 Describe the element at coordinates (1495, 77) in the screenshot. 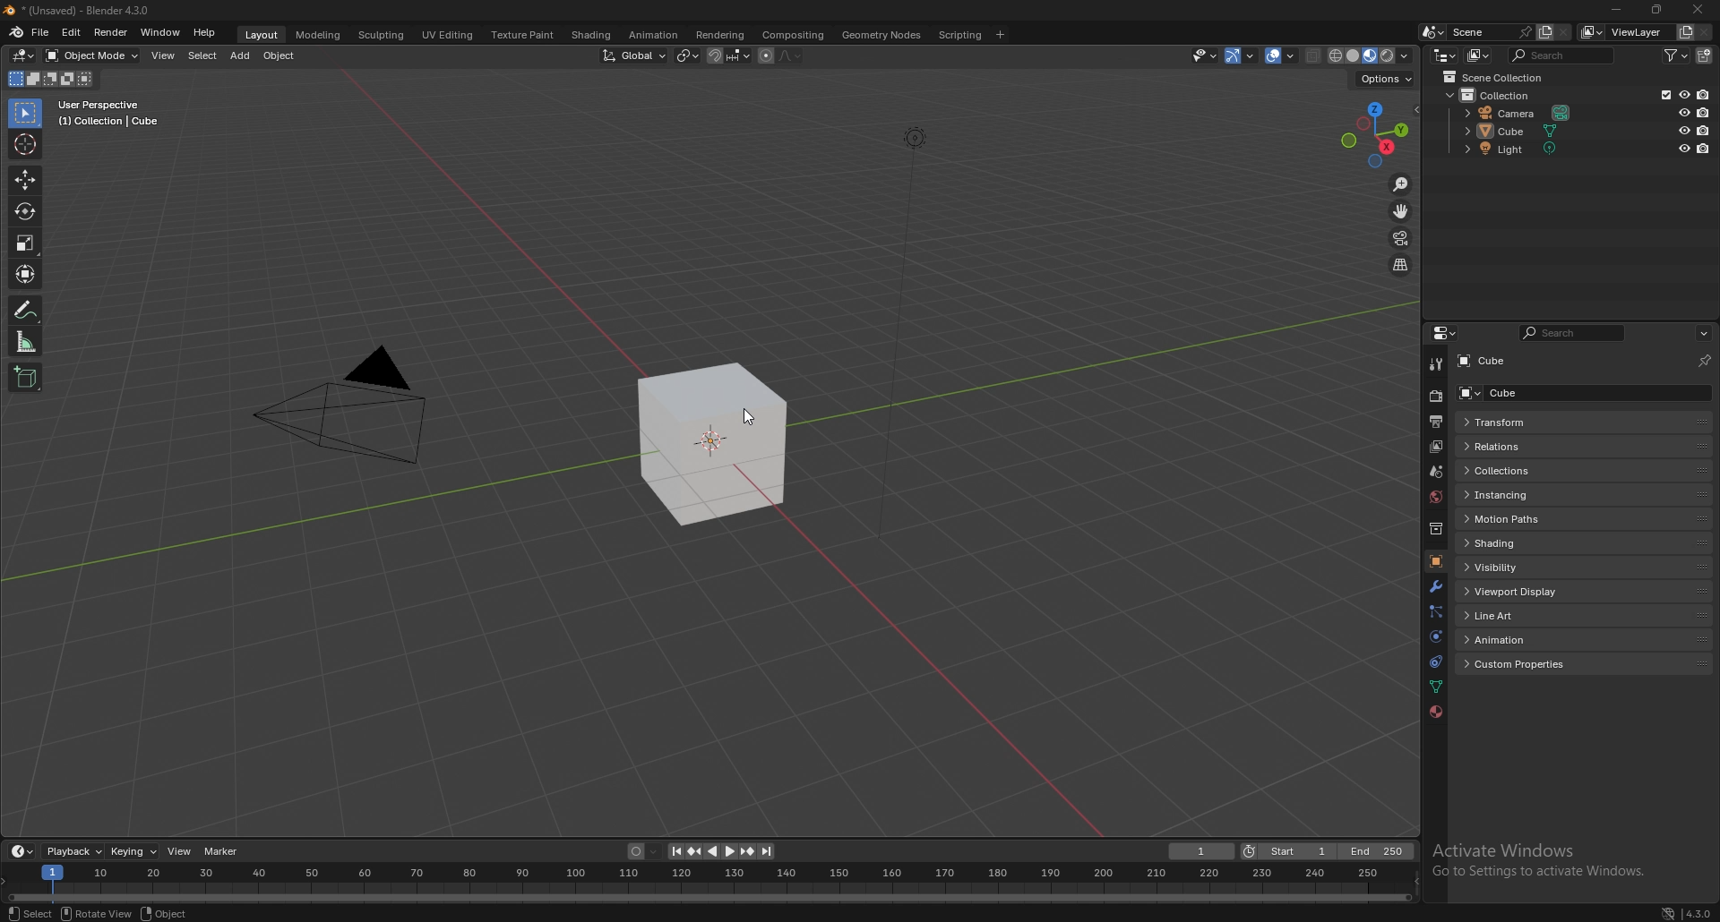

I see `scene collection` at that location.